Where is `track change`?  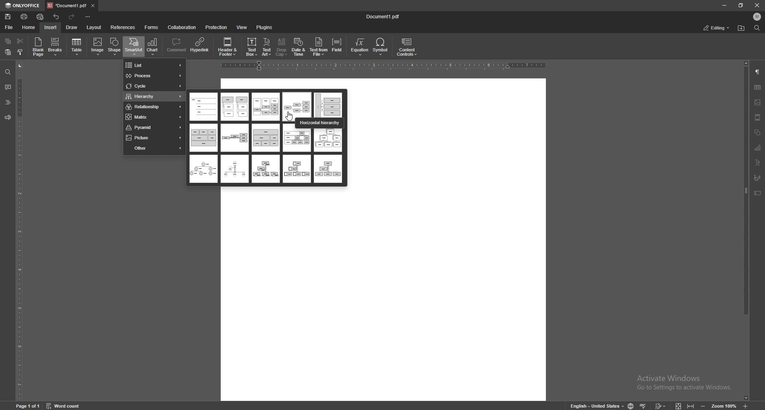
track change is located at coordinates (660, 405).